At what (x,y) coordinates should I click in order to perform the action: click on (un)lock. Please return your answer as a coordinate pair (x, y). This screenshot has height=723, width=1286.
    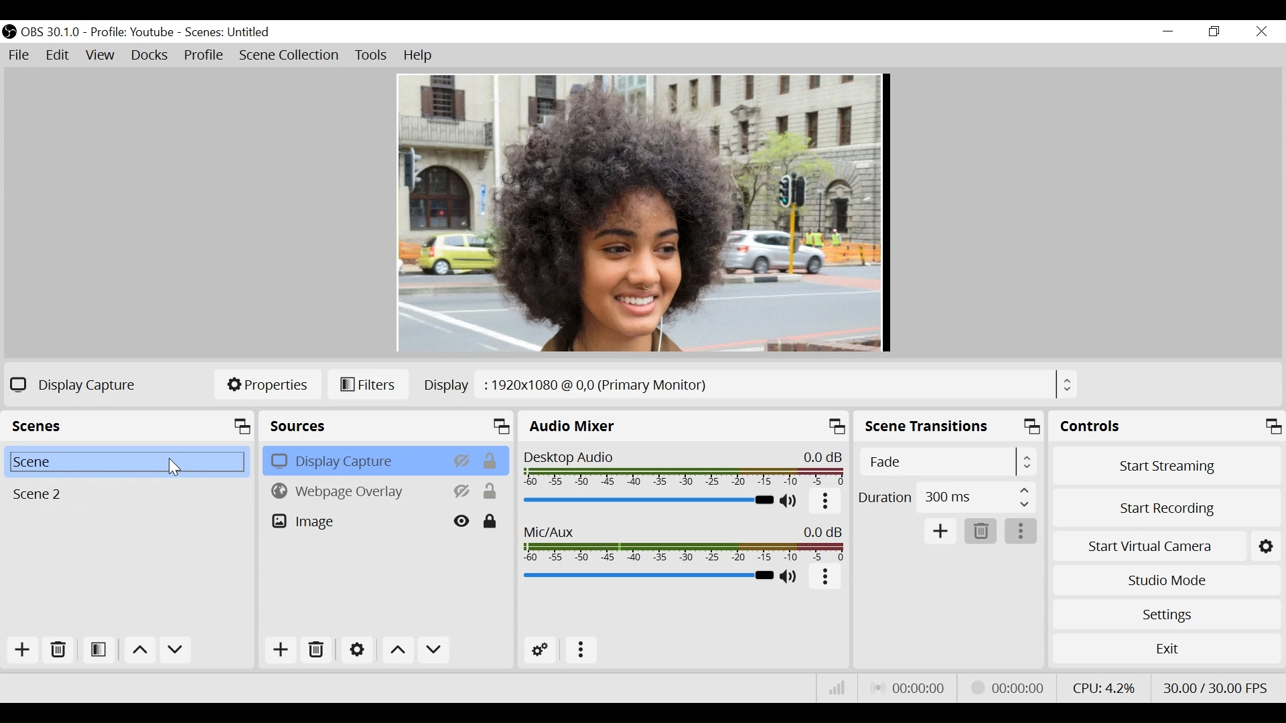
    Looking at the image, I should click on (491, 521).